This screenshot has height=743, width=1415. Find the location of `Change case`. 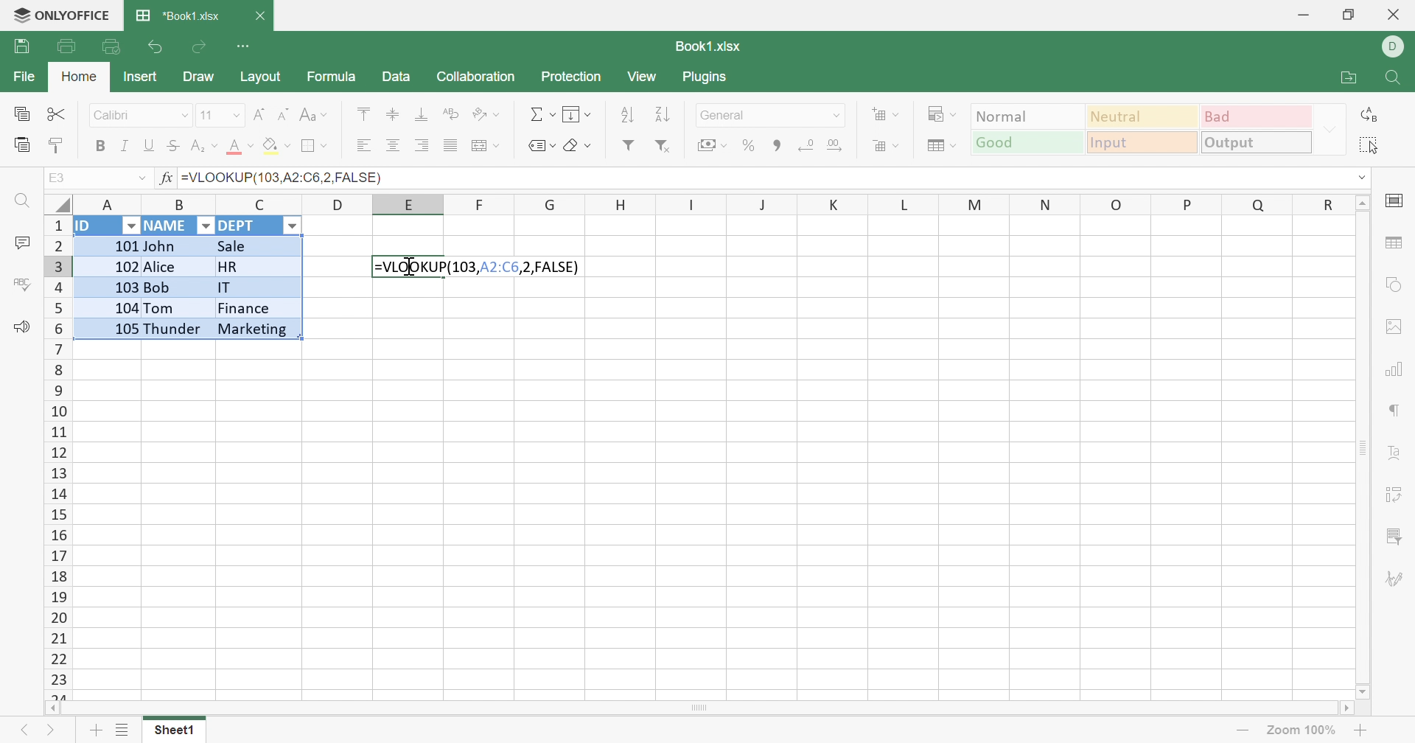

Change case is located at coordinates (312, 115).